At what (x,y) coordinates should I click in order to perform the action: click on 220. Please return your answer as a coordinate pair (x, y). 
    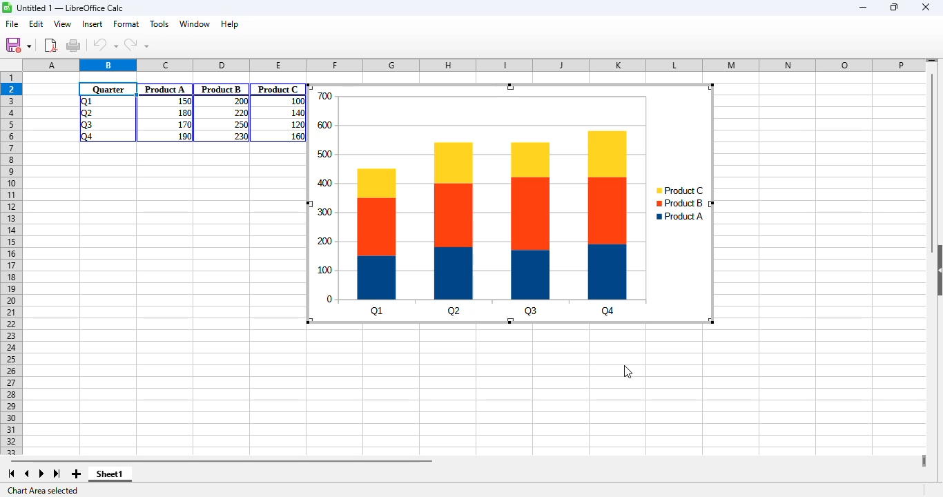
    Looking at the image, I should click on (240, 113).